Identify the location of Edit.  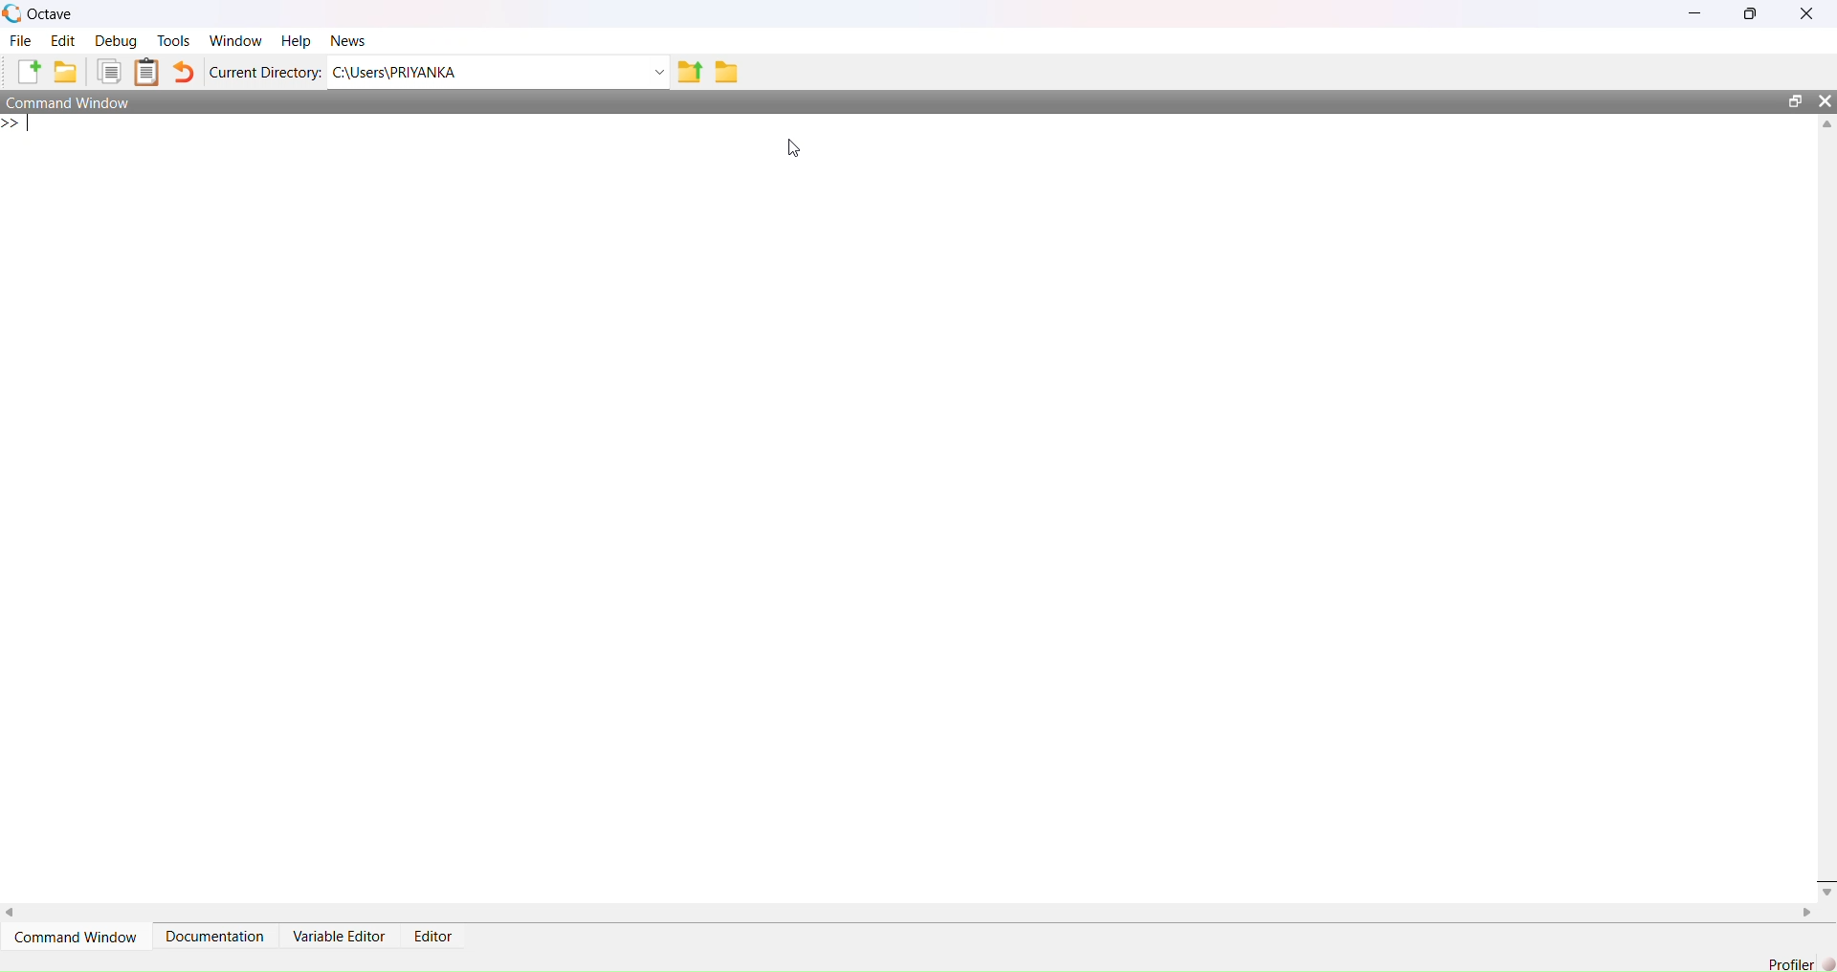
(63, 40).